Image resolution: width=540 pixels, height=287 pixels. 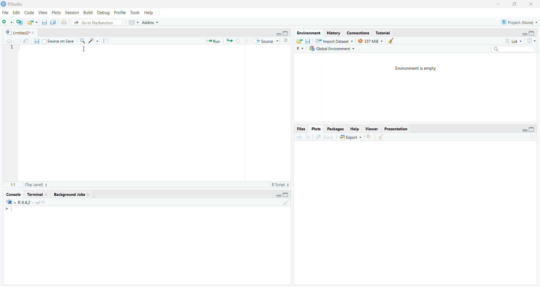 What do you see at coordinates (12, 47) in the screenshot?
I see `1` at bounding box center [12, 47].